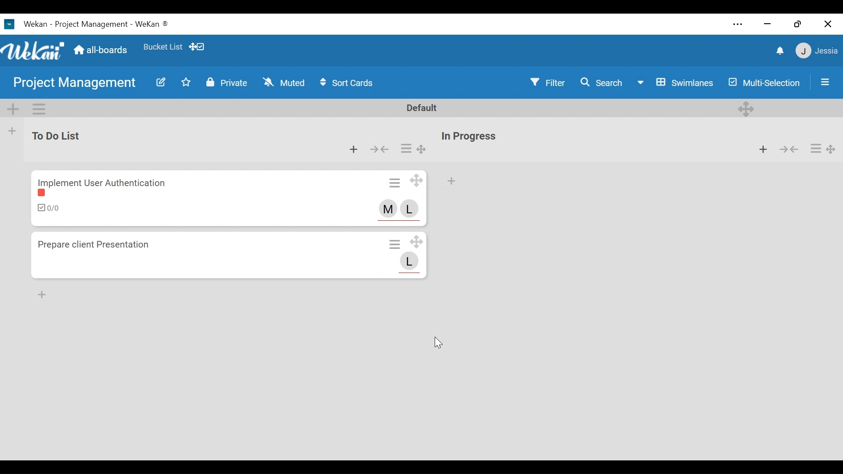 The width and height of the screenshot is (843, 474). I want to click on Desktop drag handle, so click(422, 149).